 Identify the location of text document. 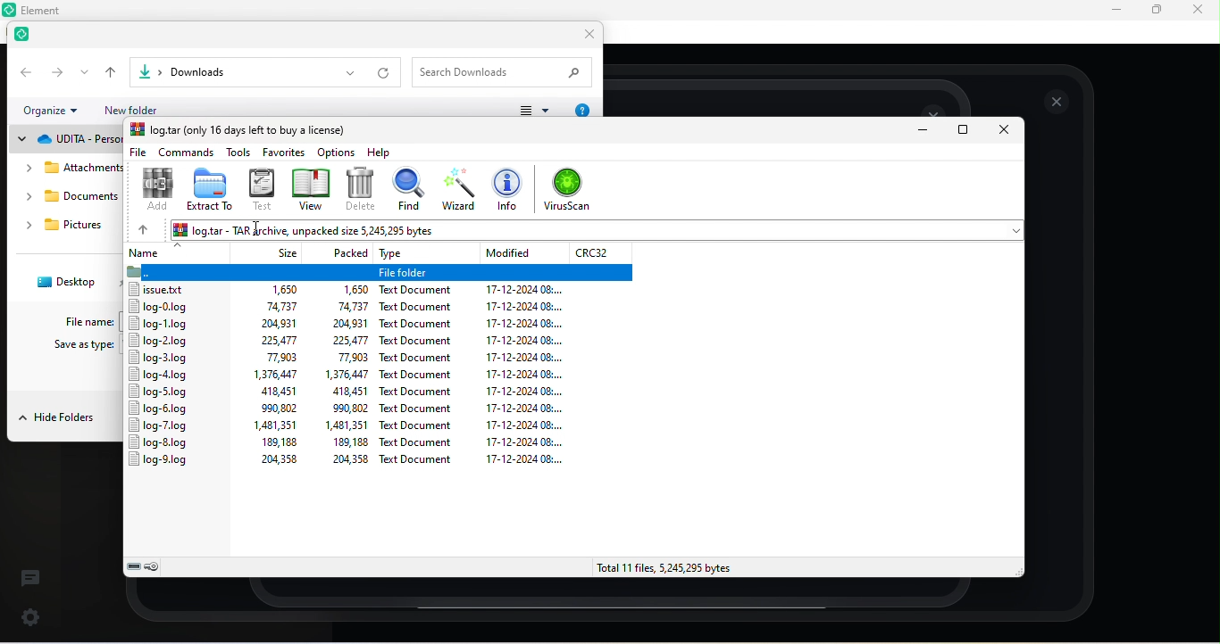
(414, 306).